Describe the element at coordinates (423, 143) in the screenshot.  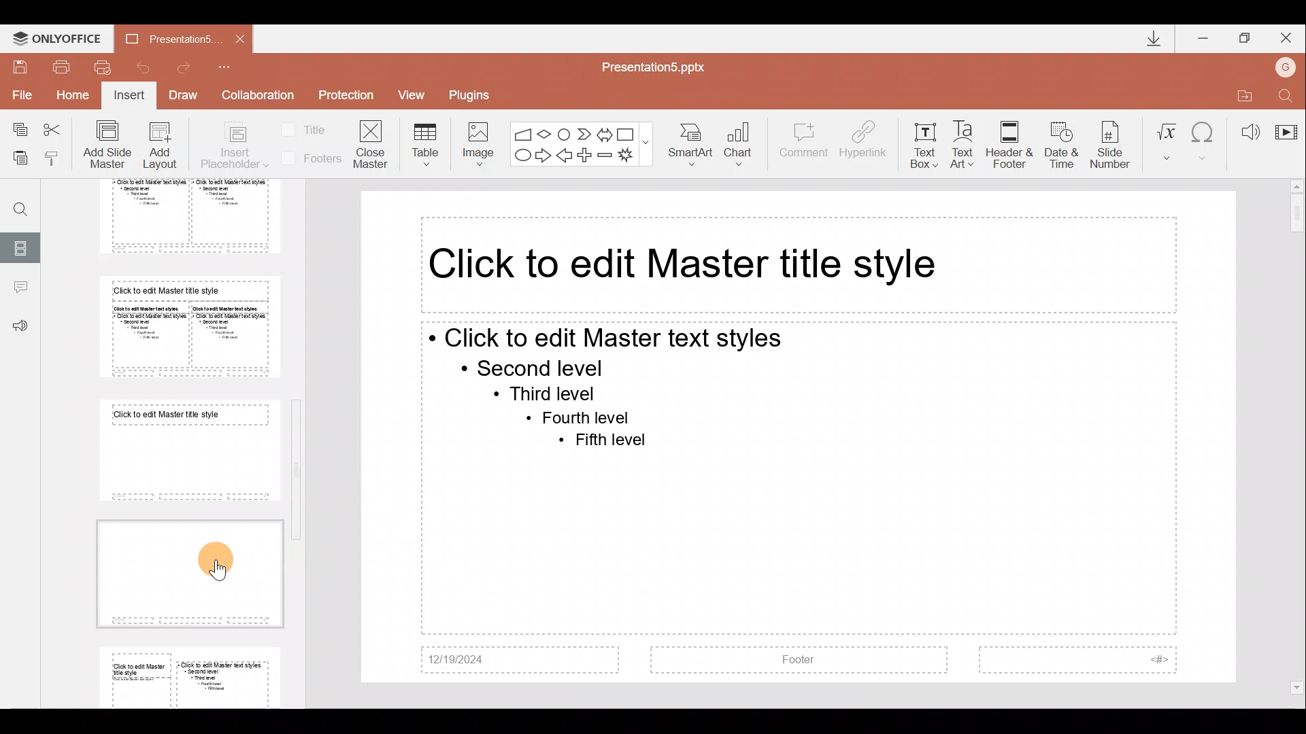
I see `Table` at that location.